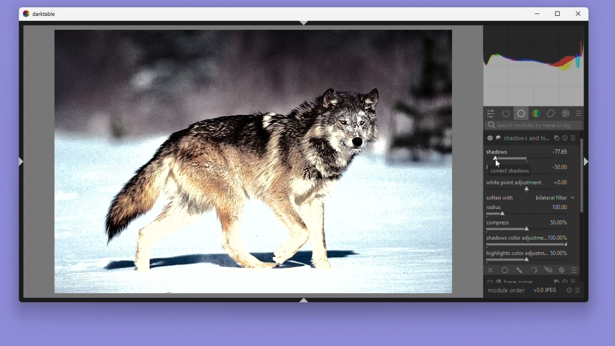  I want to click on adjust saturation of shadows, so click(527, 244).